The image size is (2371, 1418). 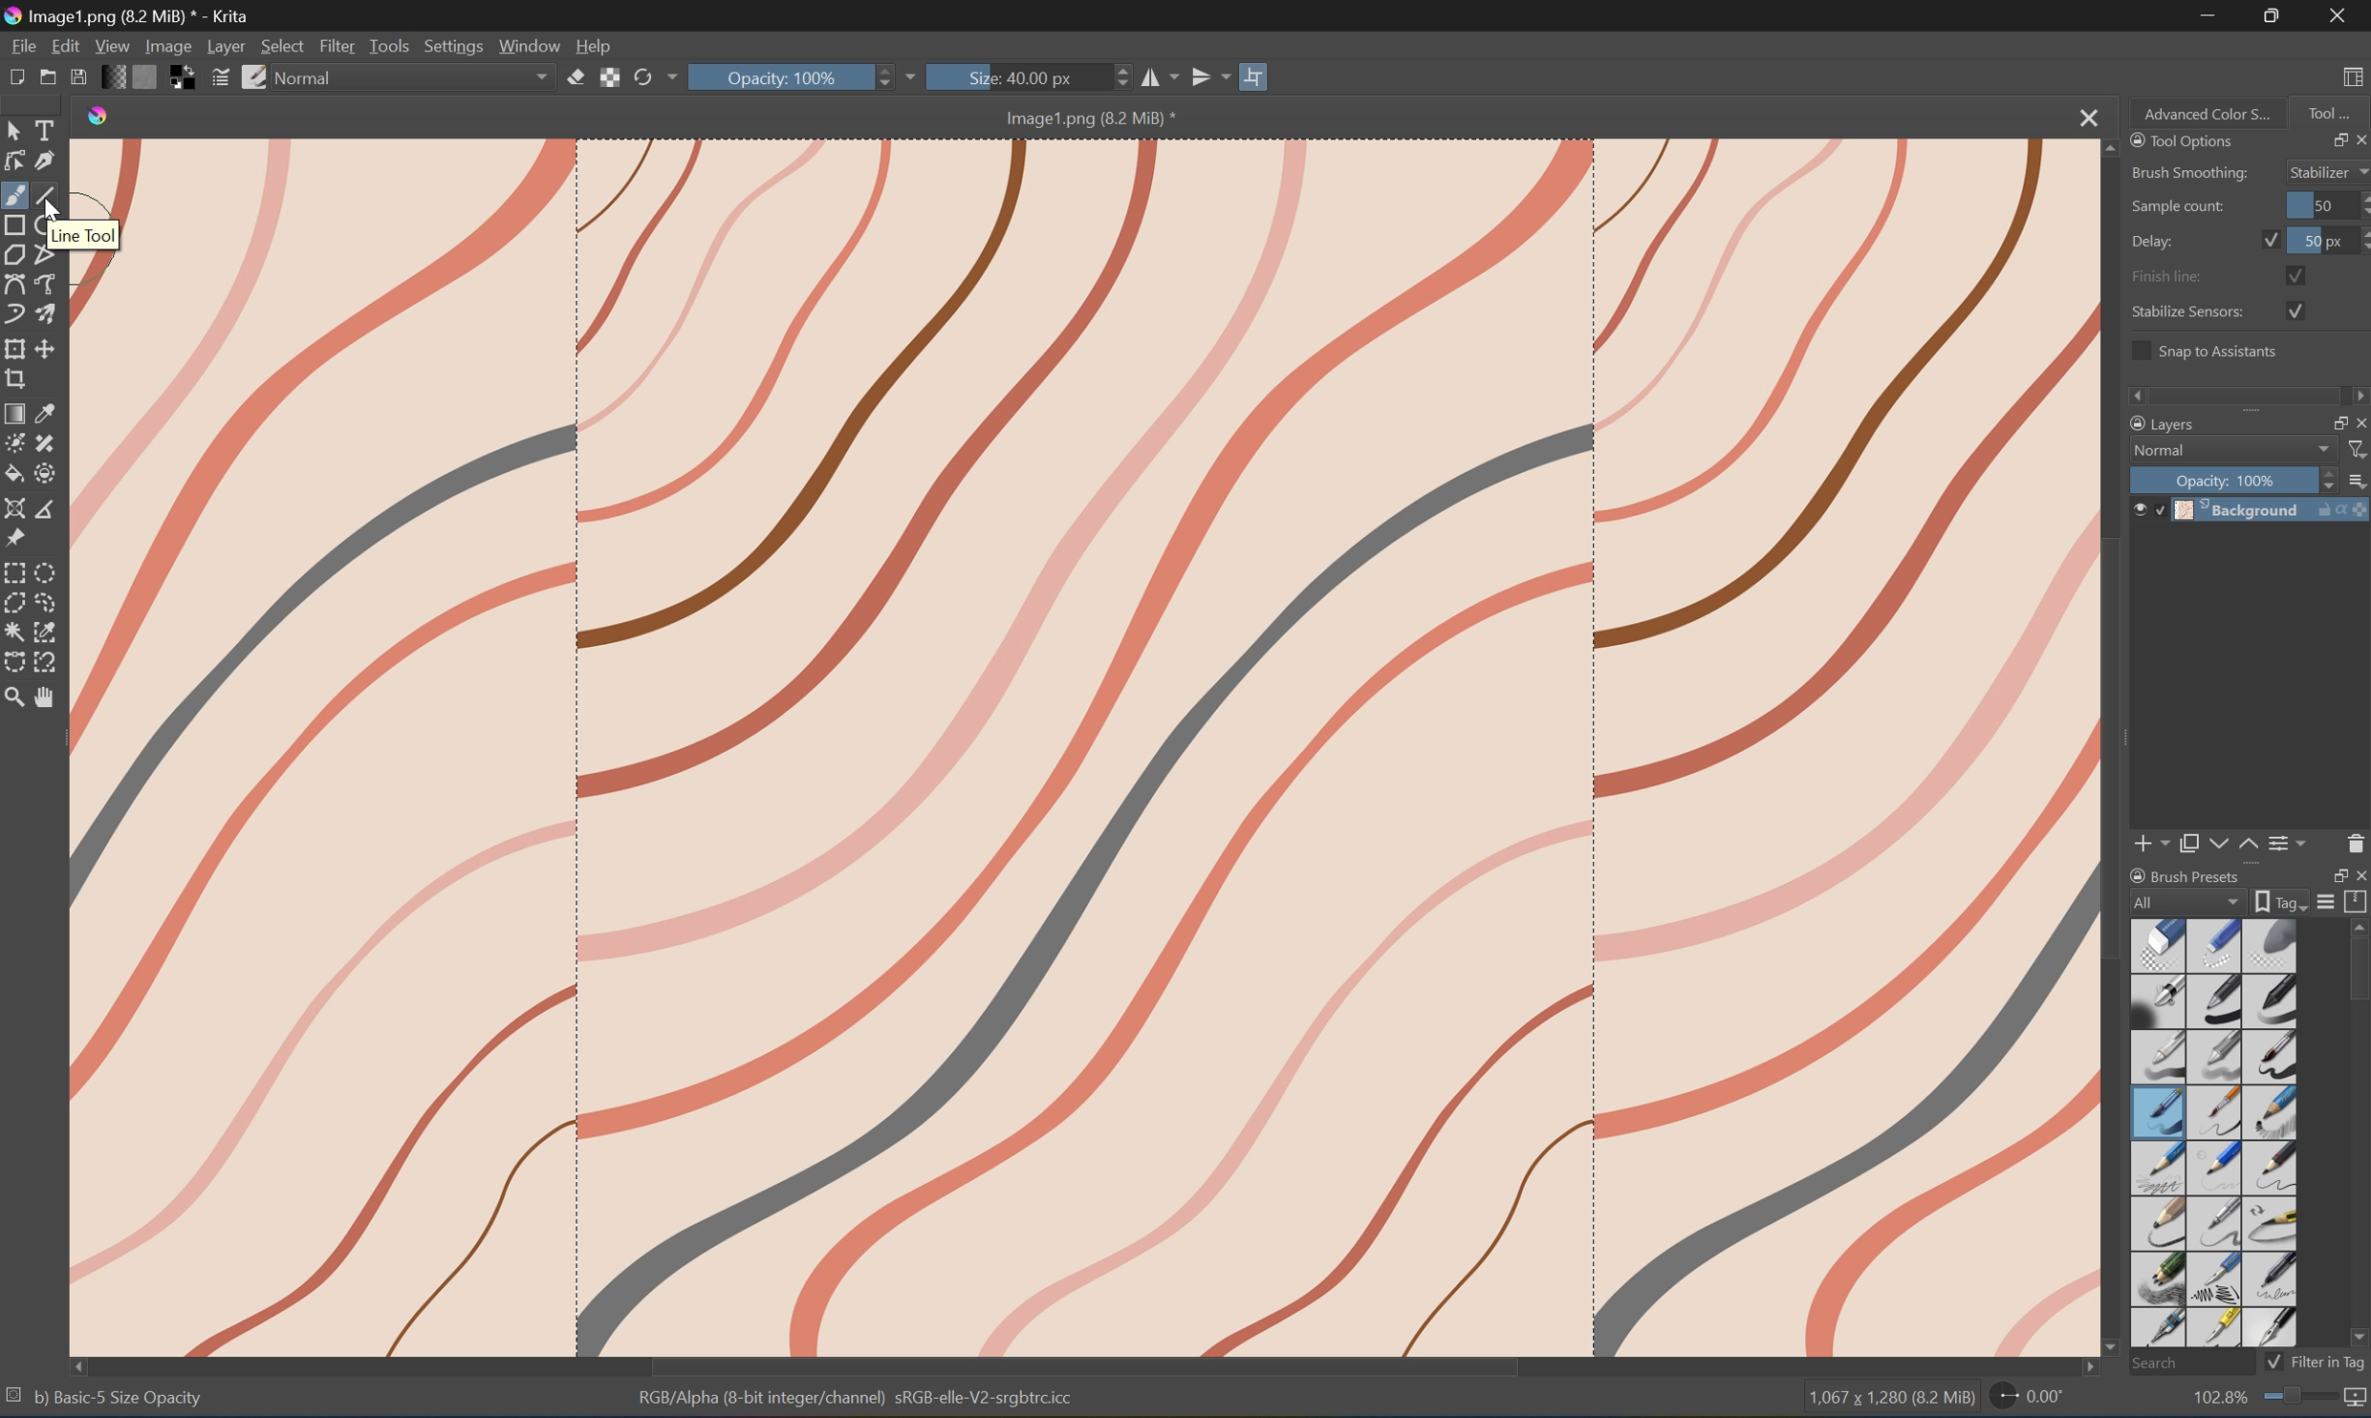 What do you see at coordinates (576, 80) in the screenshot?
I see `Set eraser mode` at bounding box center [576, 80].